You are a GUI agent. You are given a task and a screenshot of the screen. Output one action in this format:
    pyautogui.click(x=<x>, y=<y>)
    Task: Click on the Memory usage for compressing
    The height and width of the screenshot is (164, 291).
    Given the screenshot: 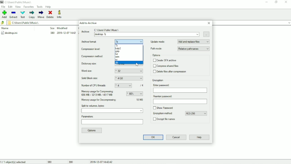 What is the action you would take?
    pyautogui.click(x=112, y=93)
    